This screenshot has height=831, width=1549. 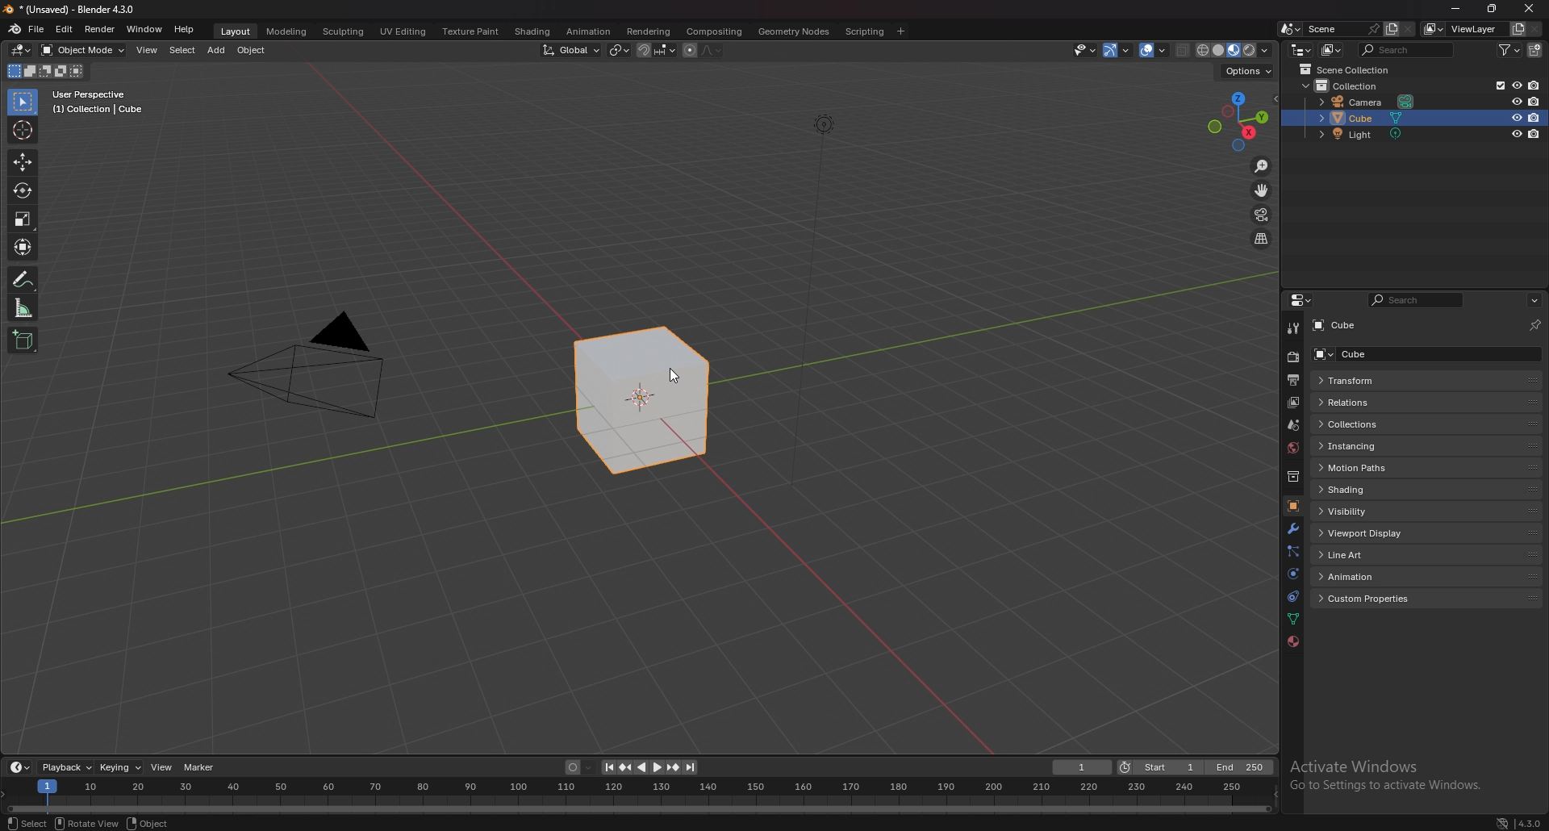 What do you see at coordinates (22, 245) in the screenshot?
I see `transform` at bounding box center [22, 245].